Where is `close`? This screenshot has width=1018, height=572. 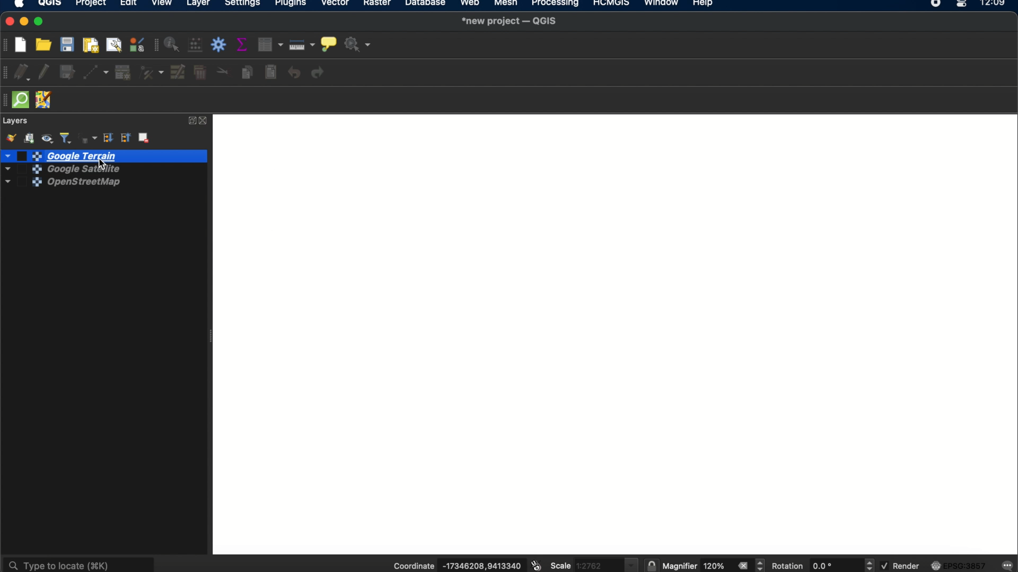 close is located at coordinates (7, 22).